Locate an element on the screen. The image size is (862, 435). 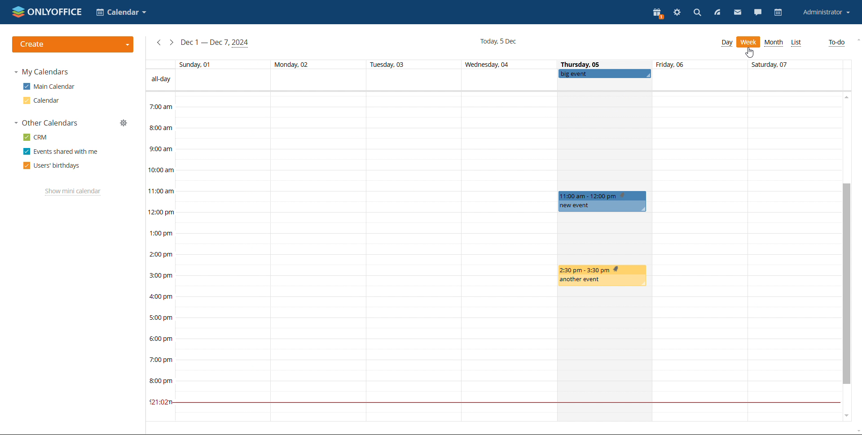
all day event is located at coordinates (604, 73).